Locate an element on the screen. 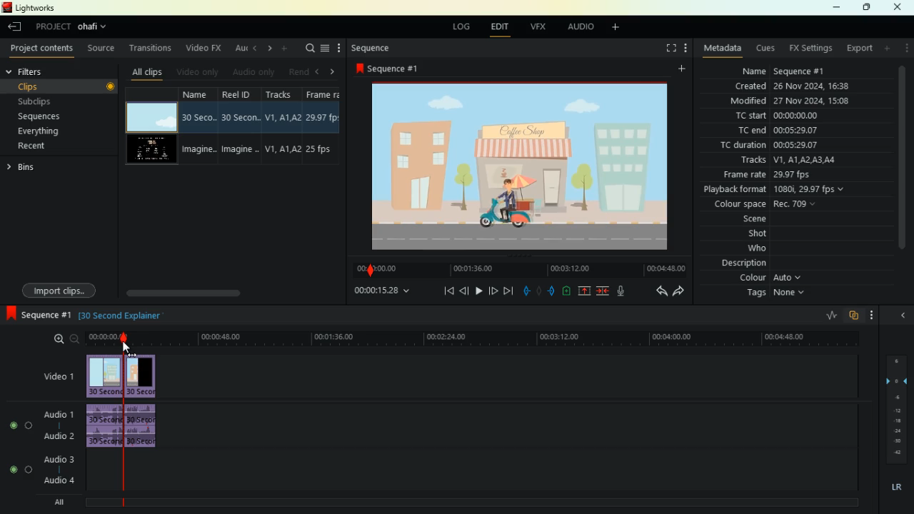 This screenshot has width=914, height=514. lightworks is located at coordinates (31, 8).